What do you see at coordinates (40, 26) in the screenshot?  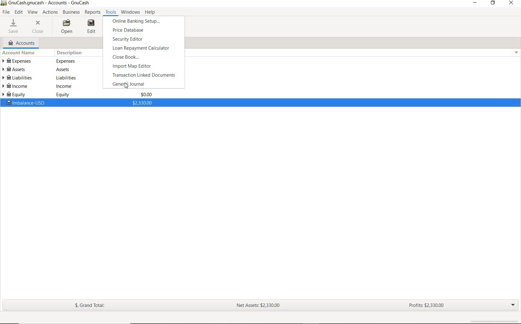 I see `CLOSE` at bounding box center [40, 26].